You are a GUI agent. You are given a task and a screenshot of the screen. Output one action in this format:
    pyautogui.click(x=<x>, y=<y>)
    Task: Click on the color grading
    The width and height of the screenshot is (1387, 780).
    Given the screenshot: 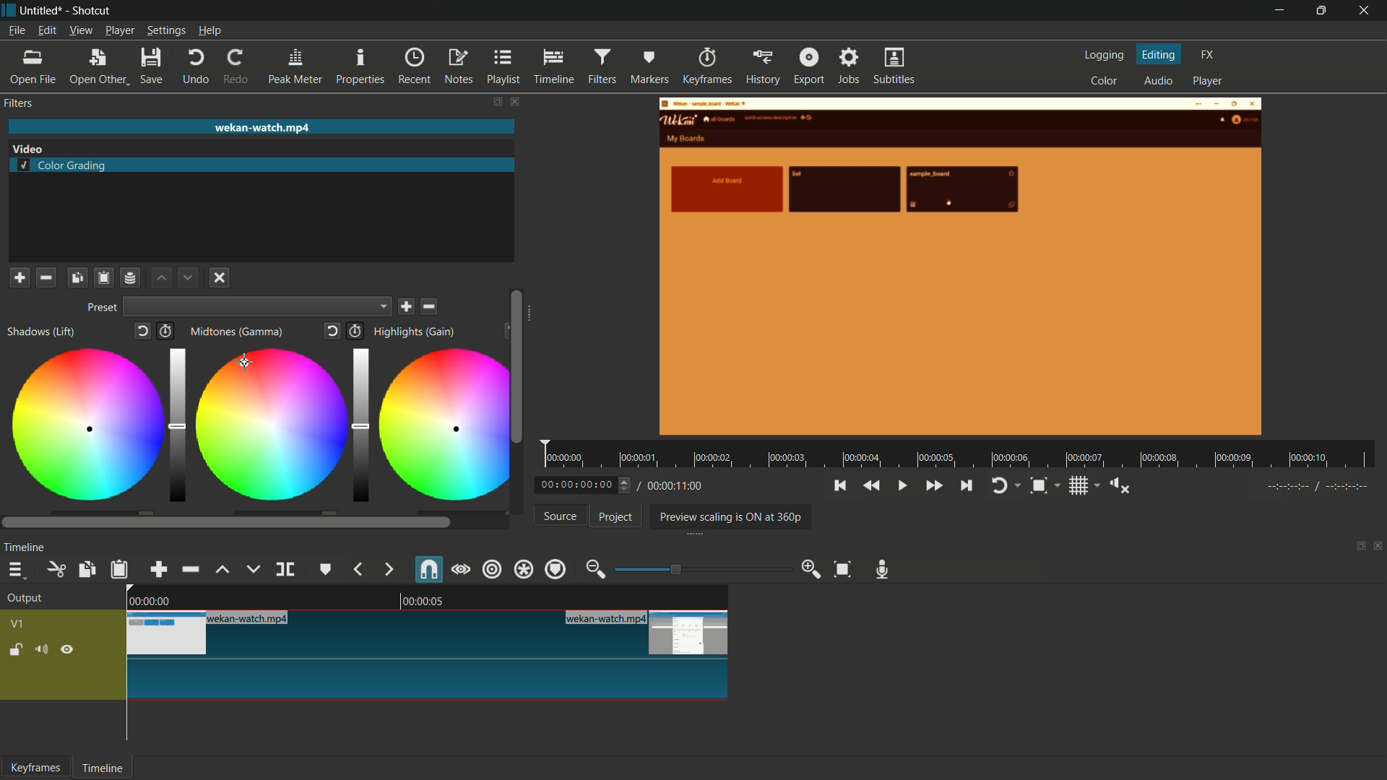 What is the action you would take?
    pyautogui.click(x=65, y=167)
    